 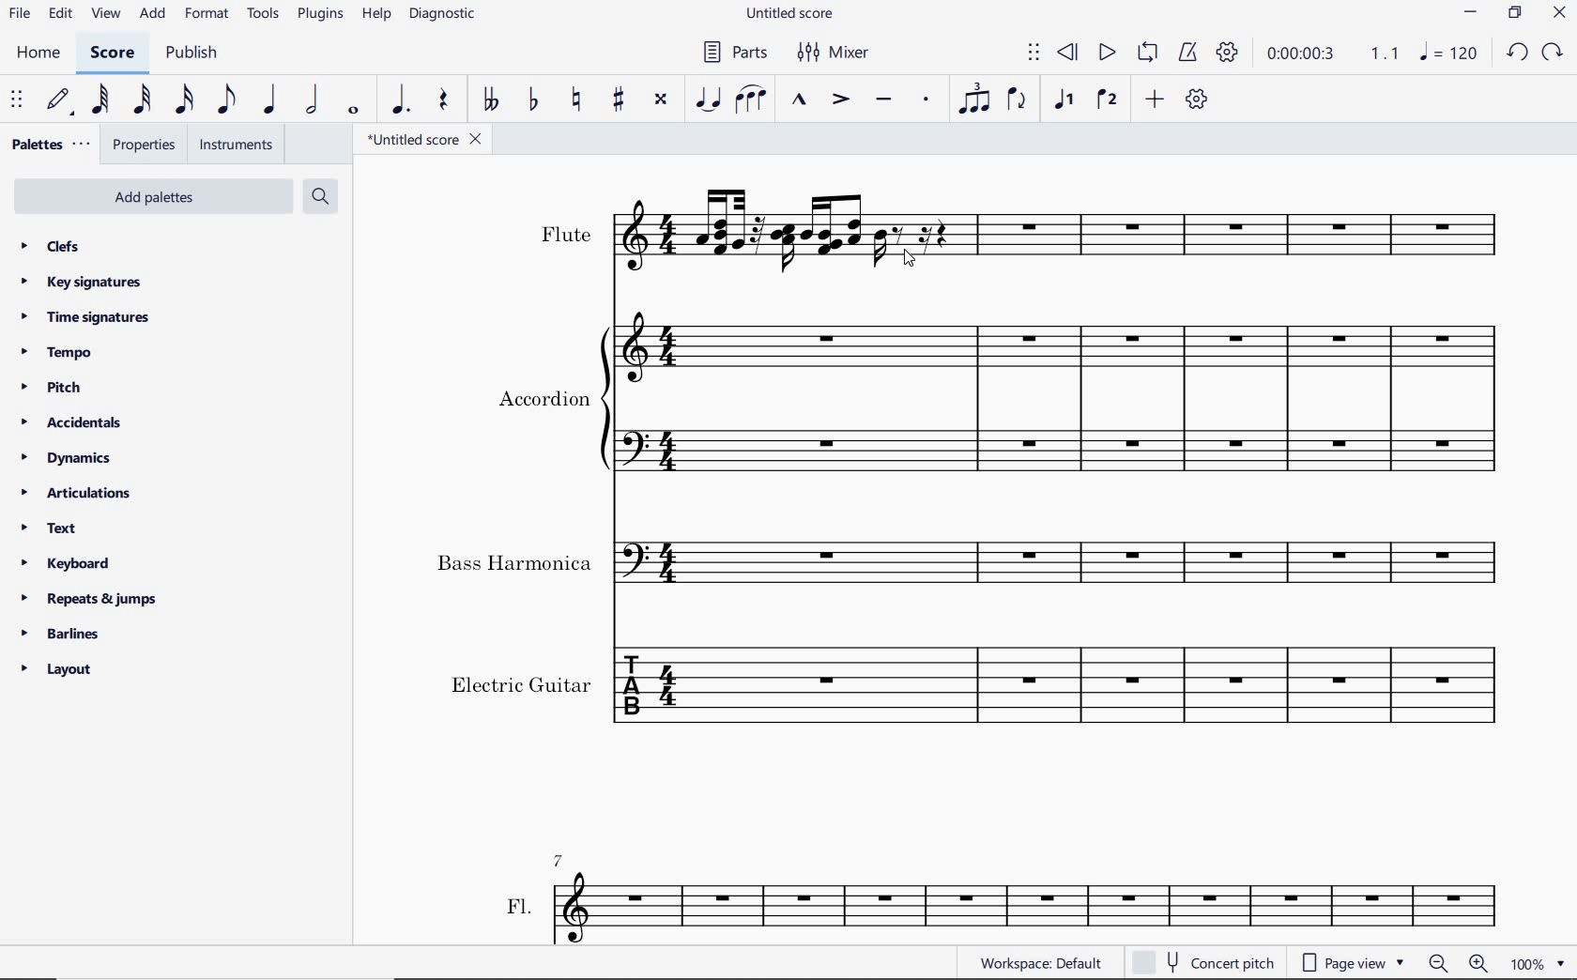 What do you see at coordinates (1447, 53) in the screenshot?
I see `NOTE` at bounding box center [1447, 53].